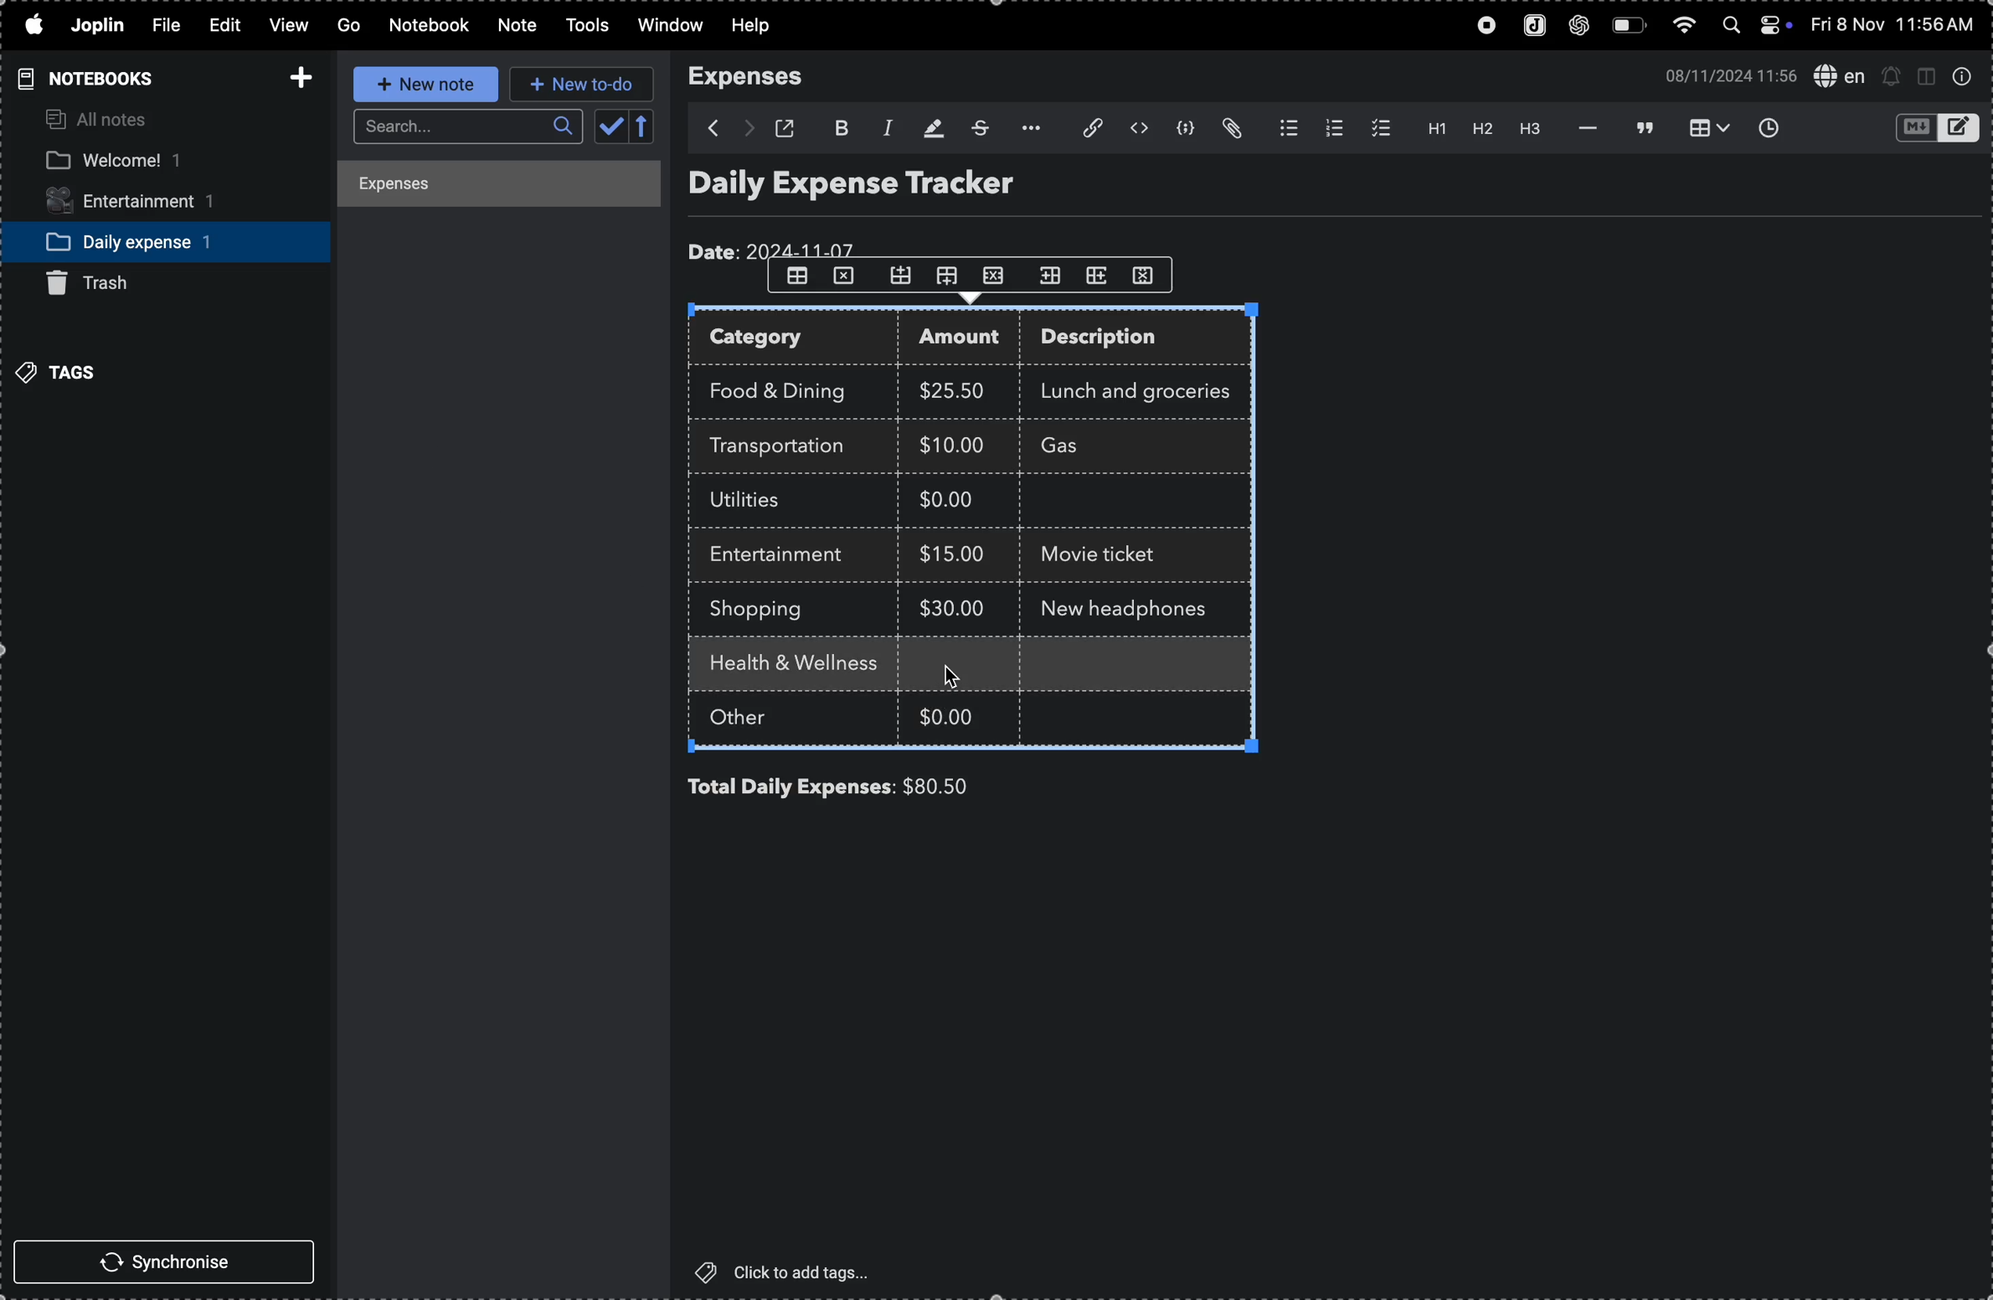 Image resolution: width=1993 pixels, height=1300 pixels. What do you see at coordinates (1682, 29) in the screenshot?
I see `wifi` at bounding box center [1682, 29].